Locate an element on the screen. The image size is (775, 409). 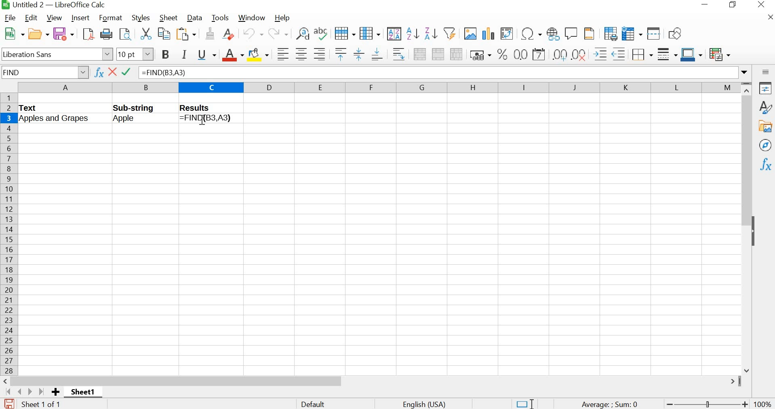
sidebar settings is located at coordinates (766, 72).